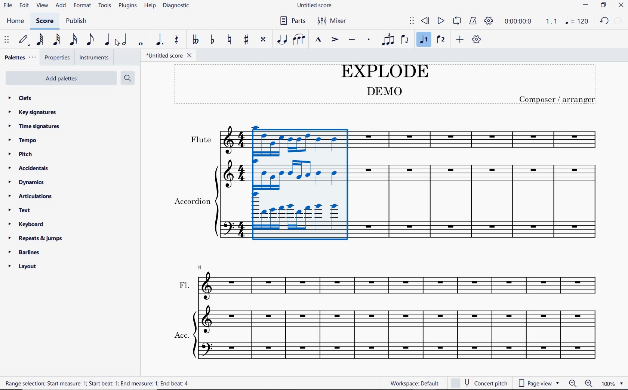 The width and height of the screenshot is (628, 390). I want to click on playback settings, so click(489, 21).